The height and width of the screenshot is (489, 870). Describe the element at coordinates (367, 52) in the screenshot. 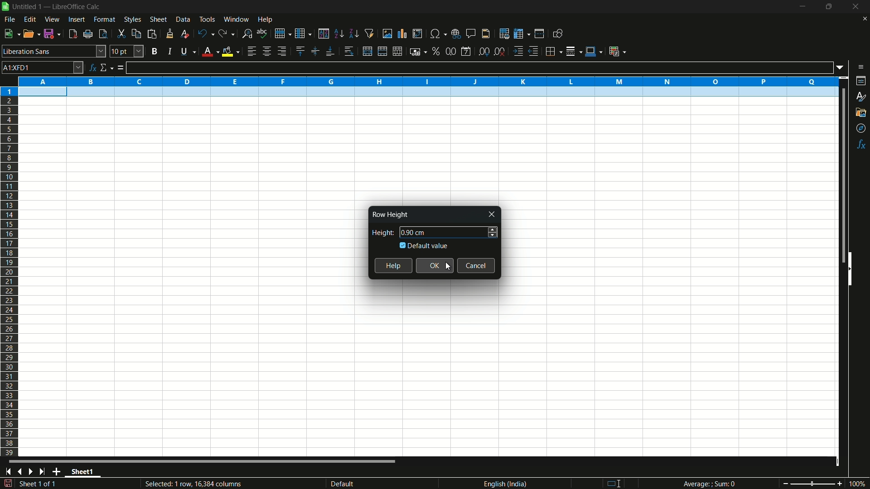

I see `merge and center or unmerge depending on the current toggle state` at that location.